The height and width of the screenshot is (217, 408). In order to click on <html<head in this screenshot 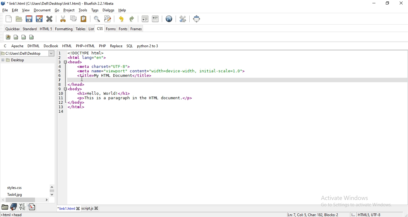, I will do `click(11, 214)`.